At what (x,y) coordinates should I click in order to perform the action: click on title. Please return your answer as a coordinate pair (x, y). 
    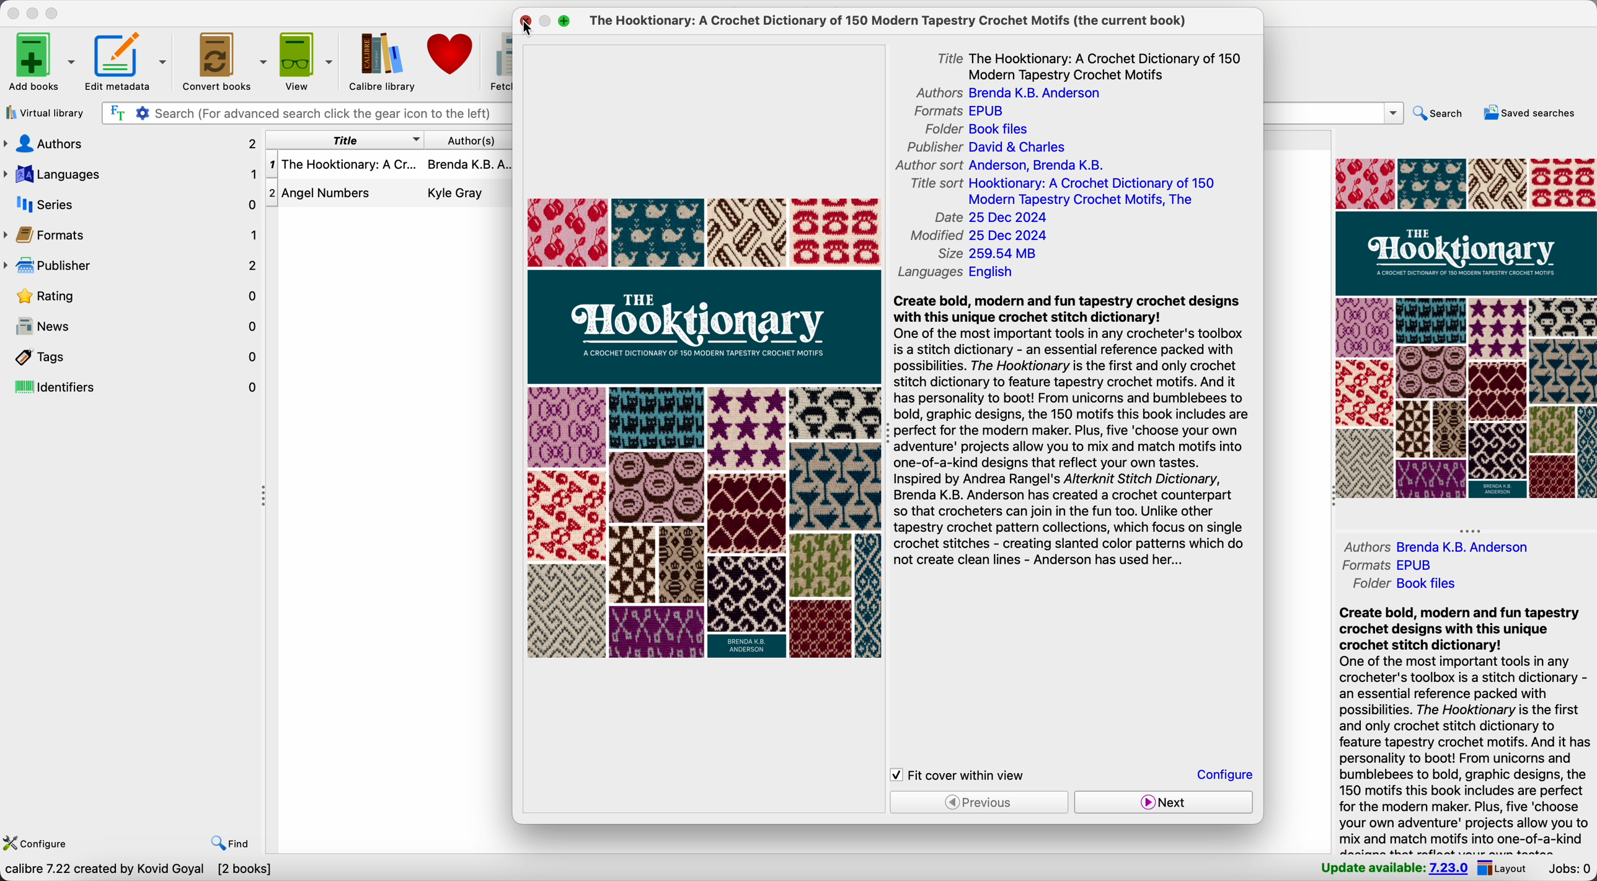
    Looking at the image, I should click on (345, 141).